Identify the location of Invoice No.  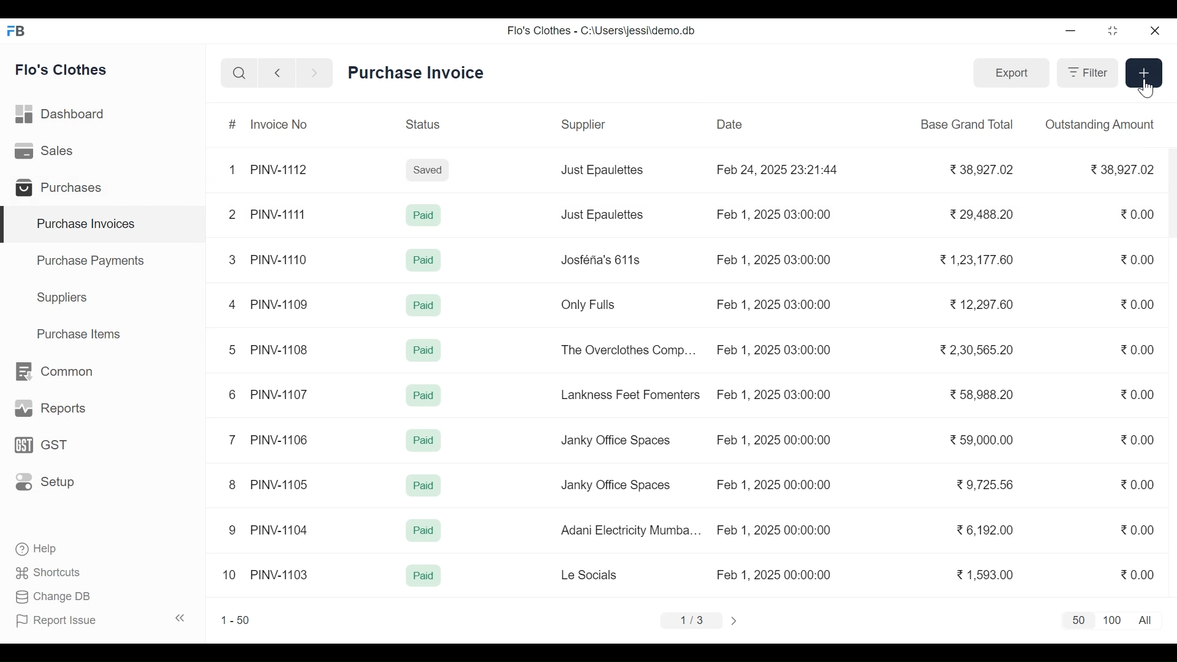
(280, 123).